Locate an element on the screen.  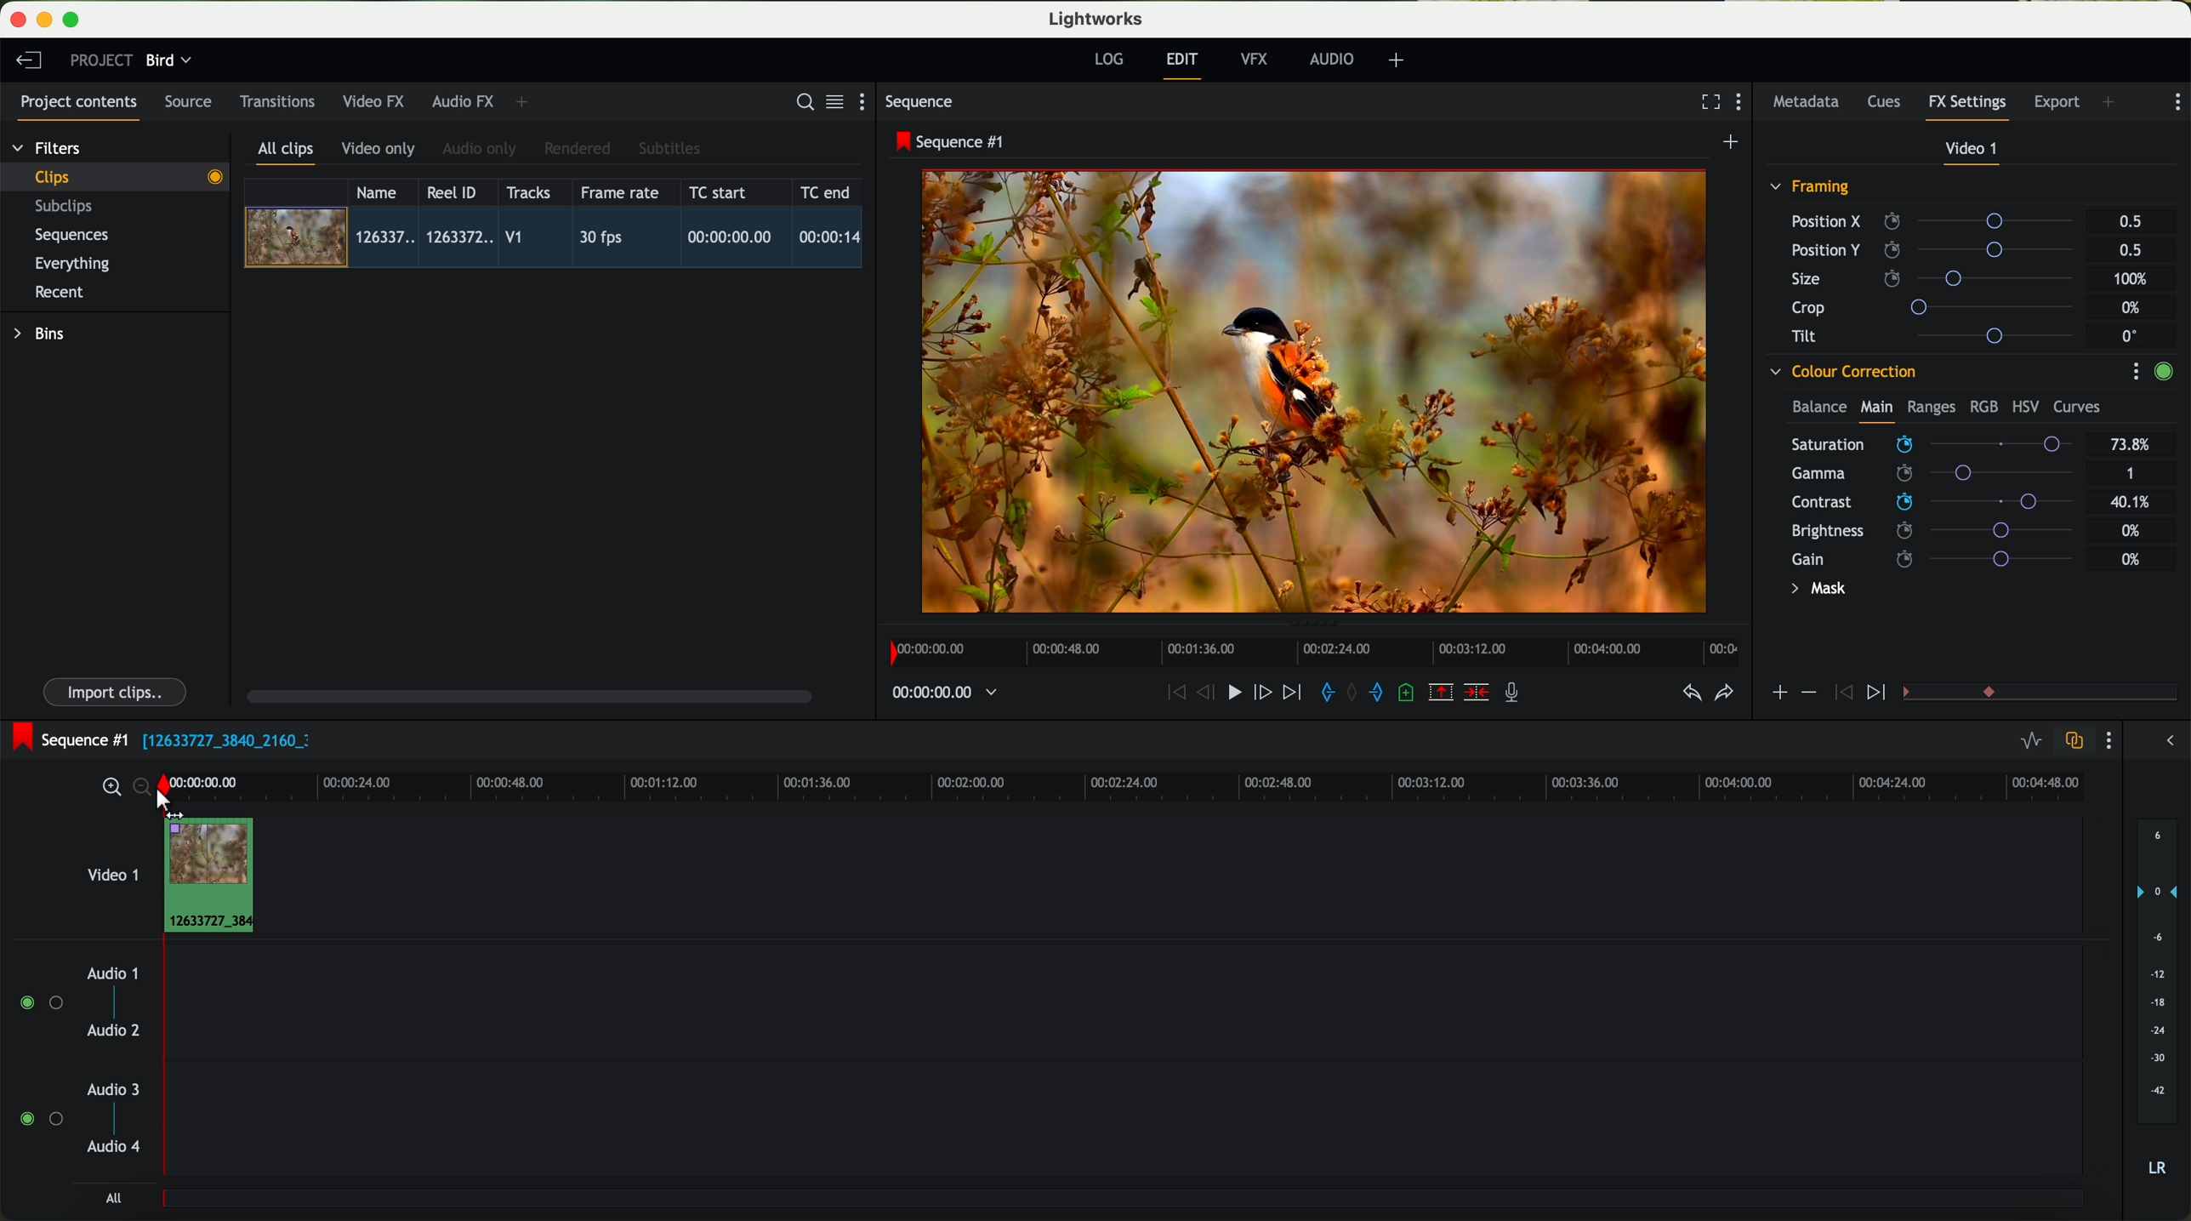
toggle auto track sync is located at coordinates (2070, 742).